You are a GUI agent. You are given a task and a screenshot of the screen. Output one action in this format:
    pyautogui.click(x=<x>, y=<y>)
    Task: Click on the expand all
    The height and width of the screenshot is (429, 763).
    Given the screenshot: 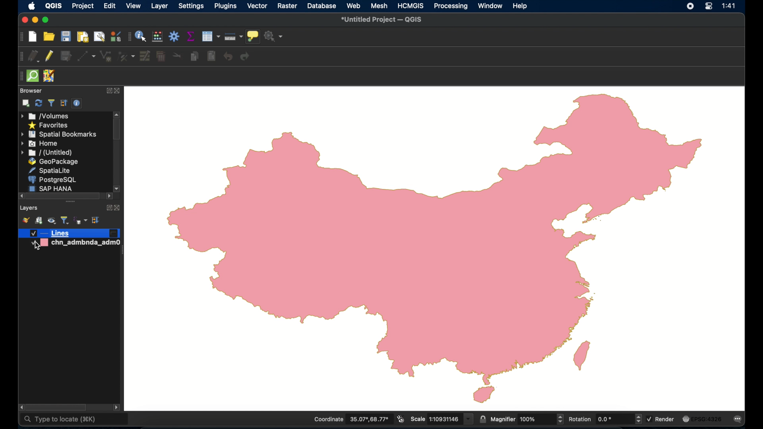 What is the action you would take?
    pyautogui.click(x=64, y=103)
    